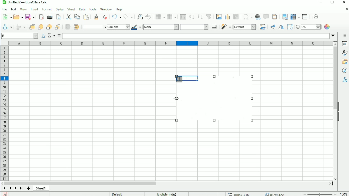  What do you see at coordinates (87, 17) in the screenshot?
I see `Paste` at bounding box center [87, 17].